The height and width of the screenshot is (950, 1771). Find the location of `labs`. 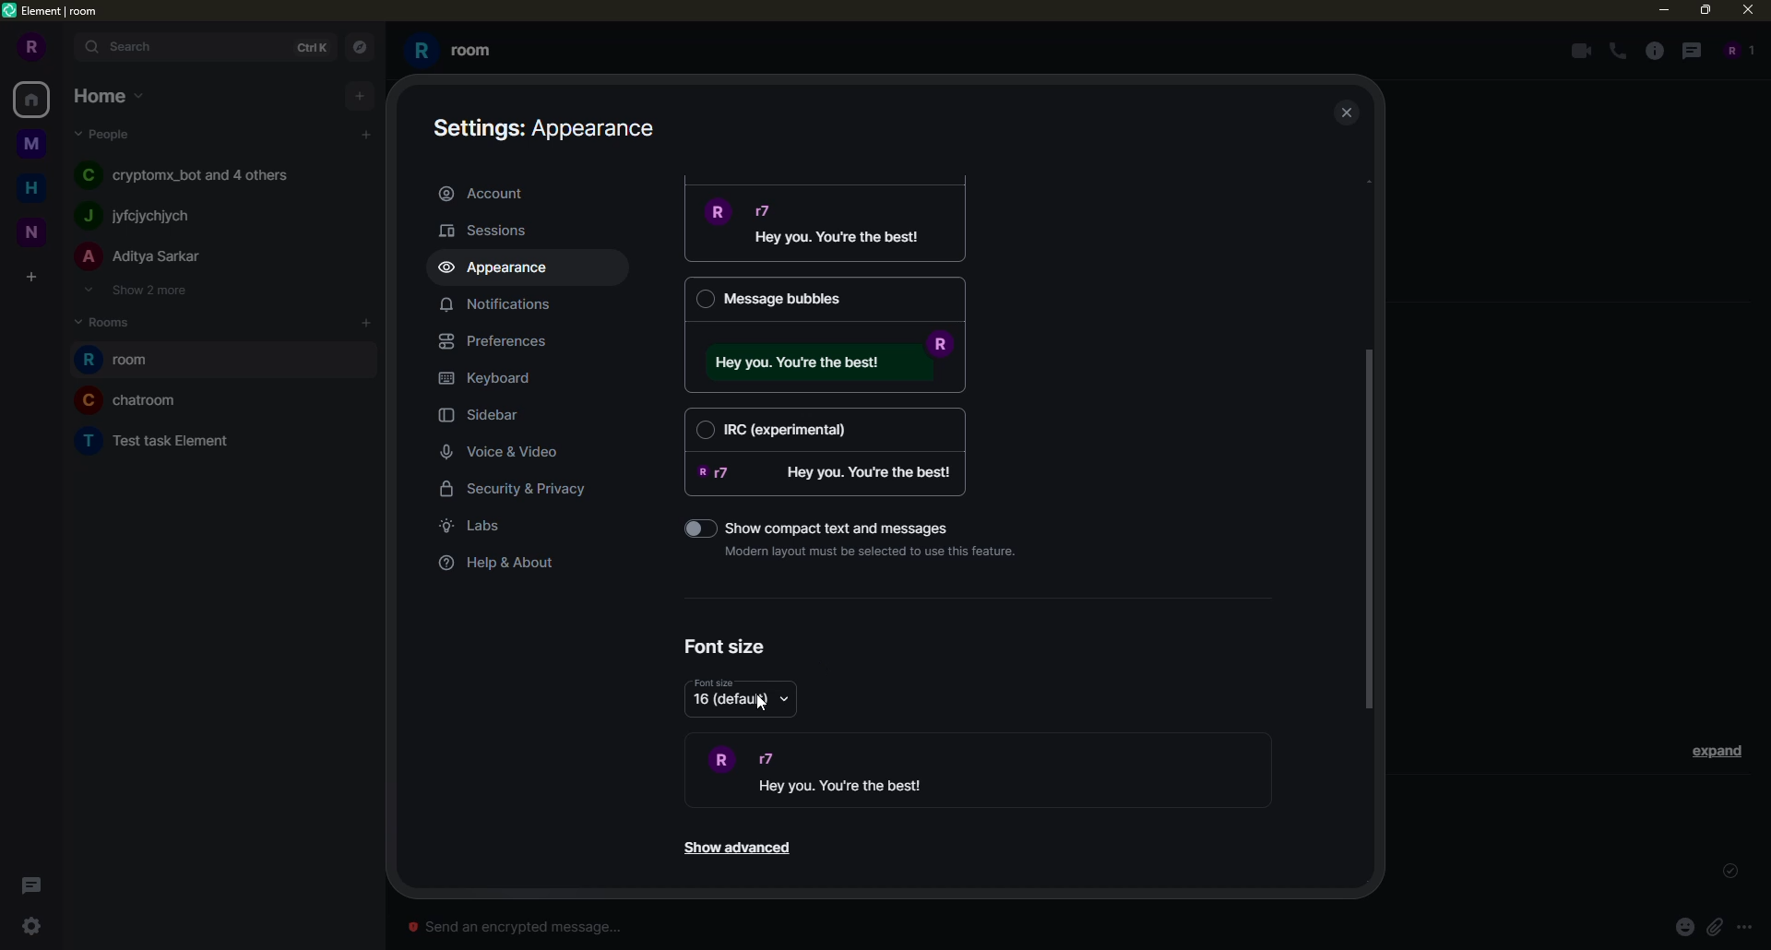

labs is located at coordinates (476, 526).